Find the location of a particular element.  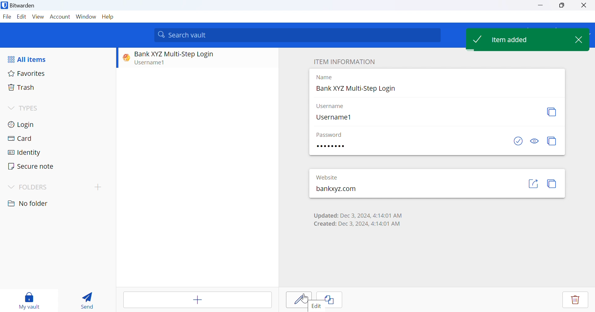

Delete is located at coordinates (575, 301).